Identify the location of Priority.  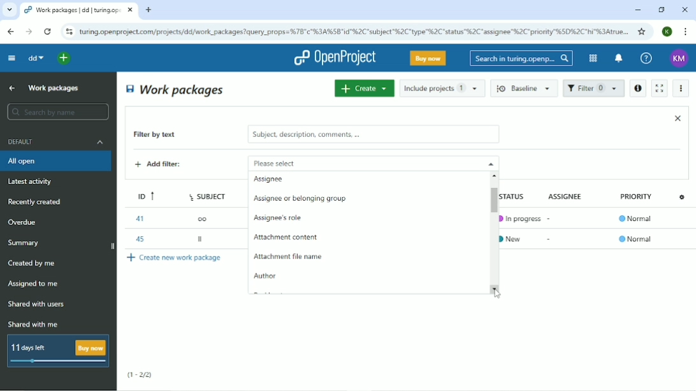
(637, 200).